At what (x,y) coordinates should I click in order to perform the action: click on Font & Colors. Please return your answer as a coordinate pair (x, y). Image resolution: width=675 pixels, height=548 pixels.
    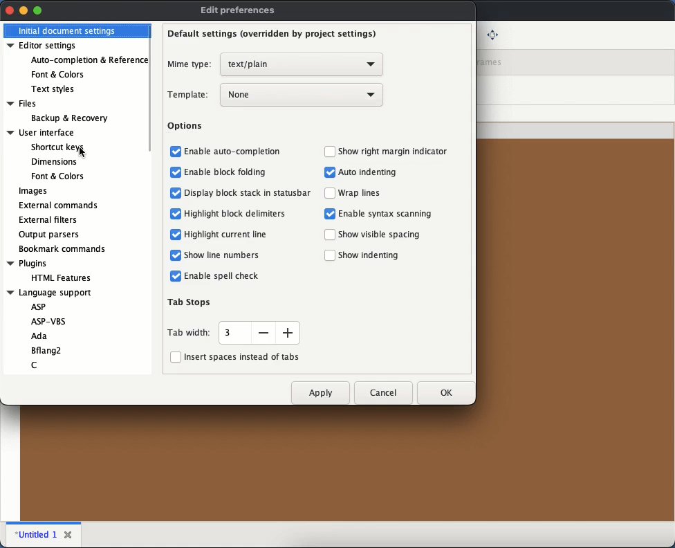
    Looking at the image, I should click on (59, 75).